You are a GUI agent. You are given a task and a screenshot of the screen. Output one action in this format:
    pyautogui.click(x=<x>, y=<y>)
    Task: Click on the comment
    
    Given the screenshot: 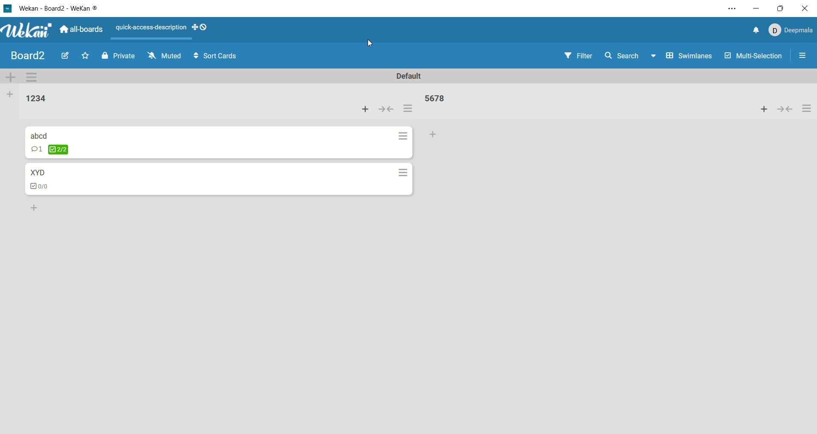 What is the action you would take?
    pyautogui.click(x=36, y=149)
    